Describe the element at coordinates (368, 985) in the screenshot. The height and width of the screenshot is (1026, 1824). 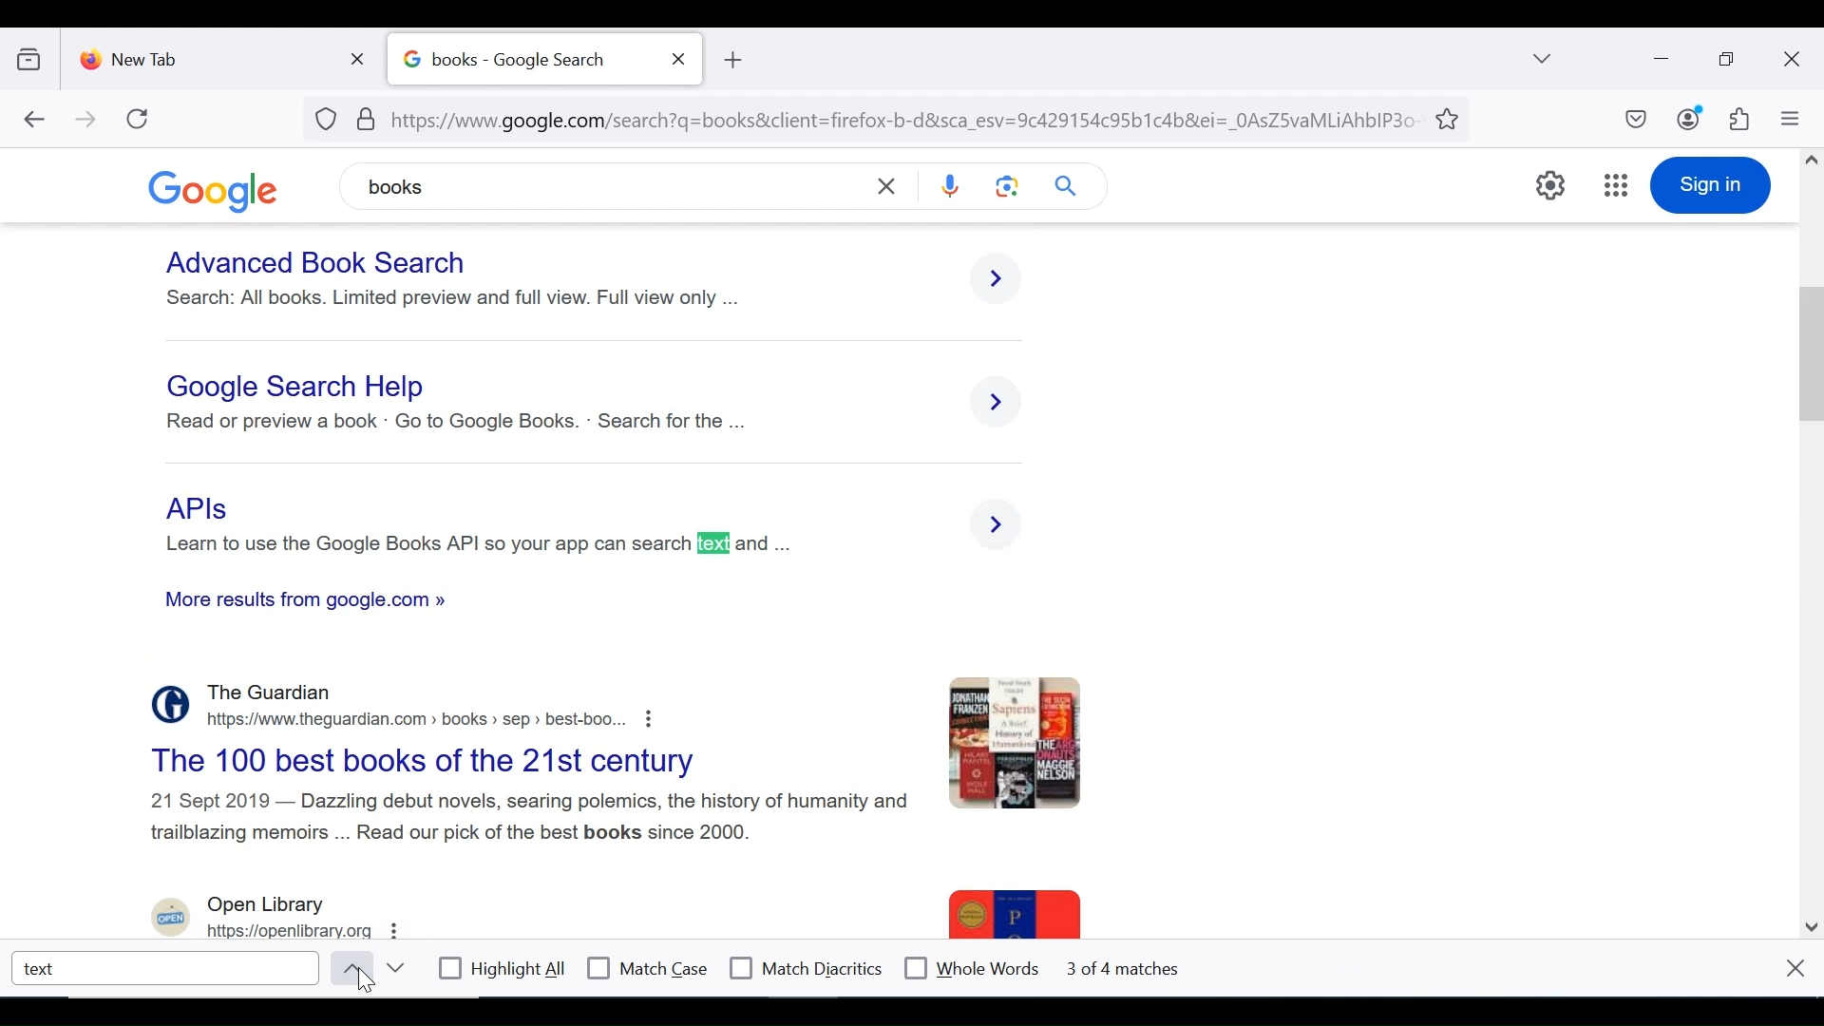
I see `mouse pointer` at that location.